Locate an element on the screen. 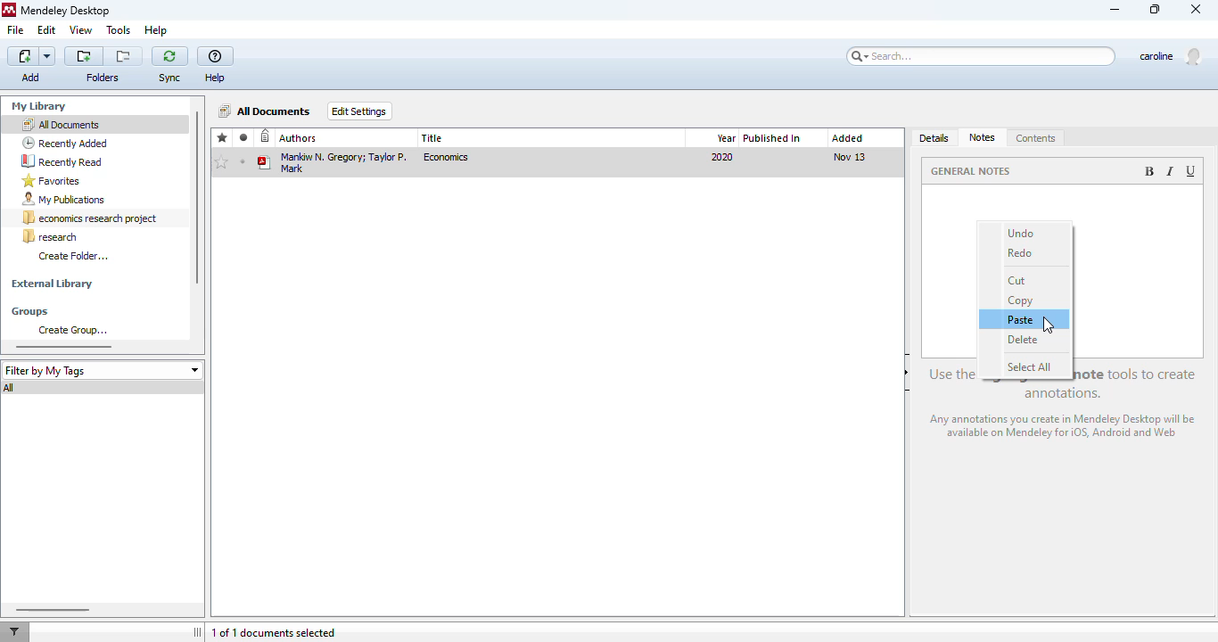  logo is located at coordinates (9, 10).